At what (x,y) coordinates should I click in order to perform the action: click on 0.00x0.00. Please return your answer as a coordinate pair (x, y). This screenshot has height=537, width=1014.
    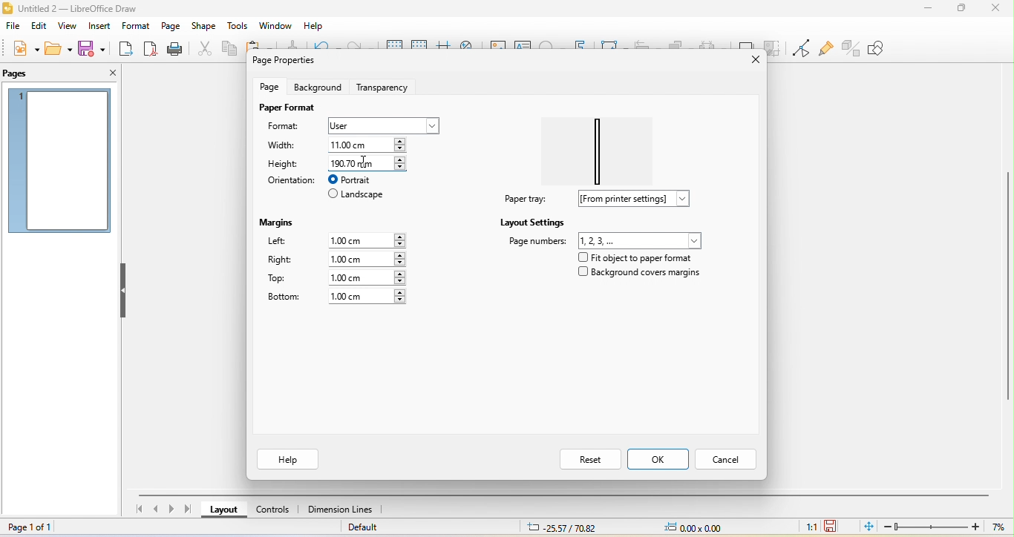
    Looking at the image, I should click on (693, 527).